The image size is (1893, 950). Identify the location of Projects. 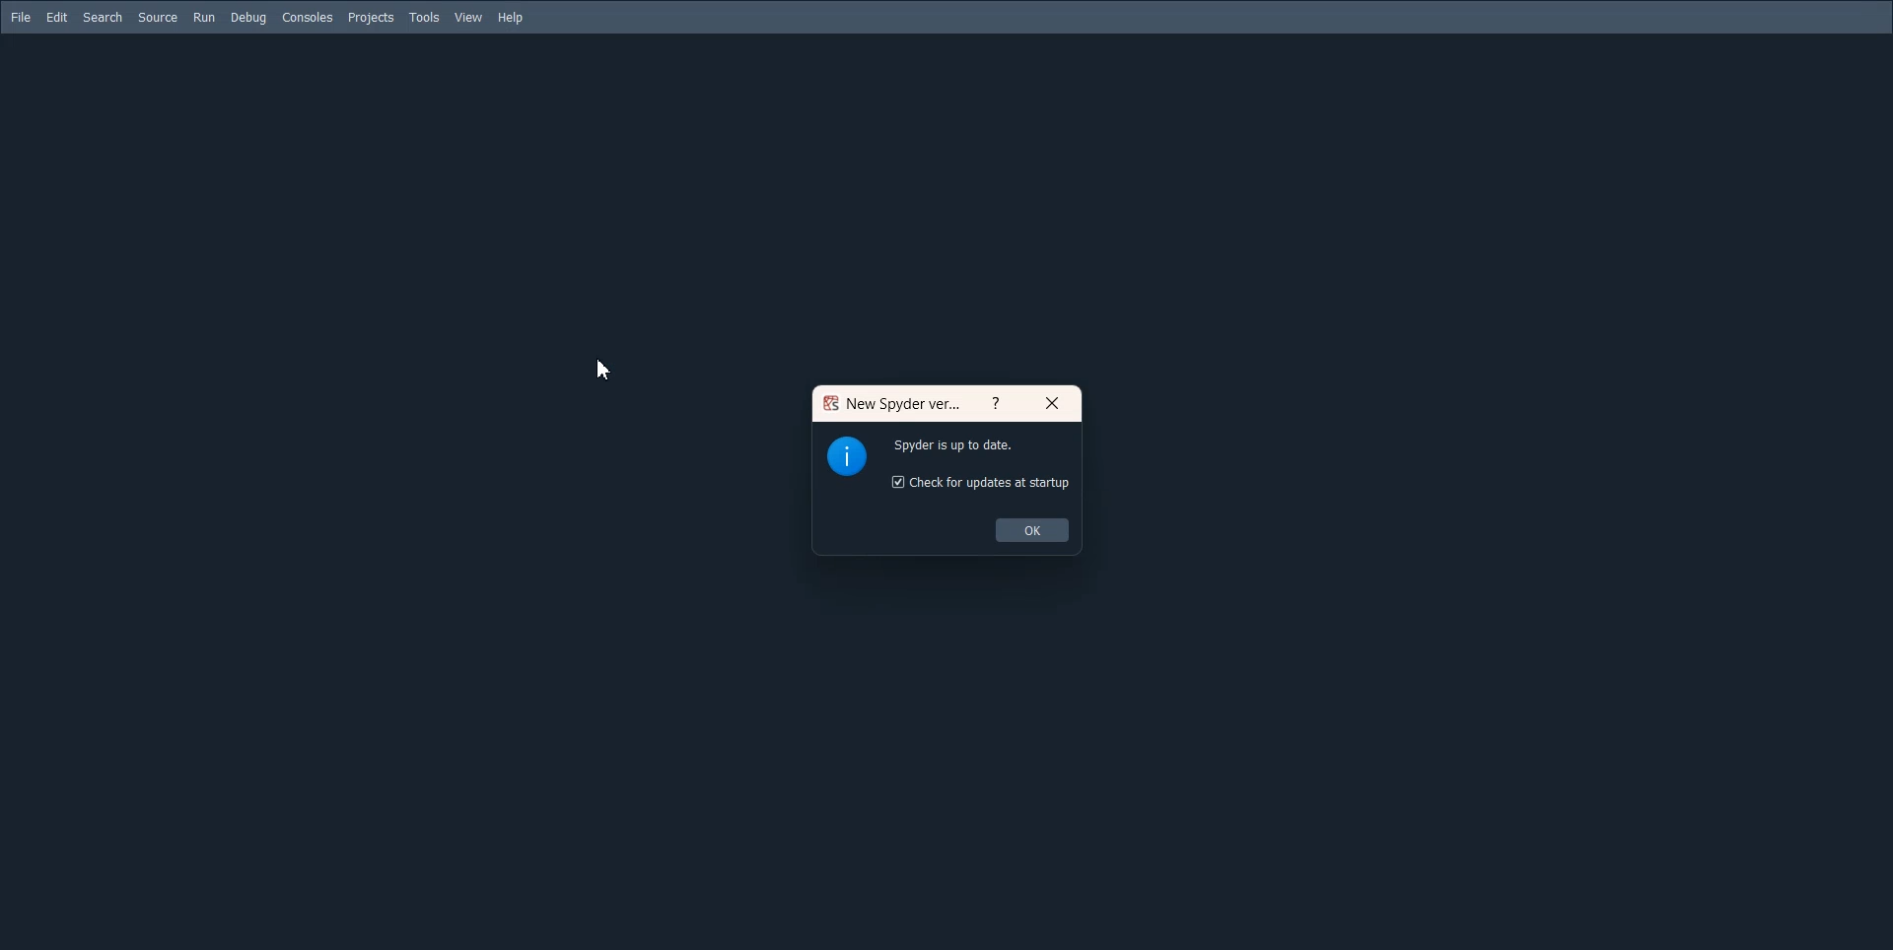
(371, 18).